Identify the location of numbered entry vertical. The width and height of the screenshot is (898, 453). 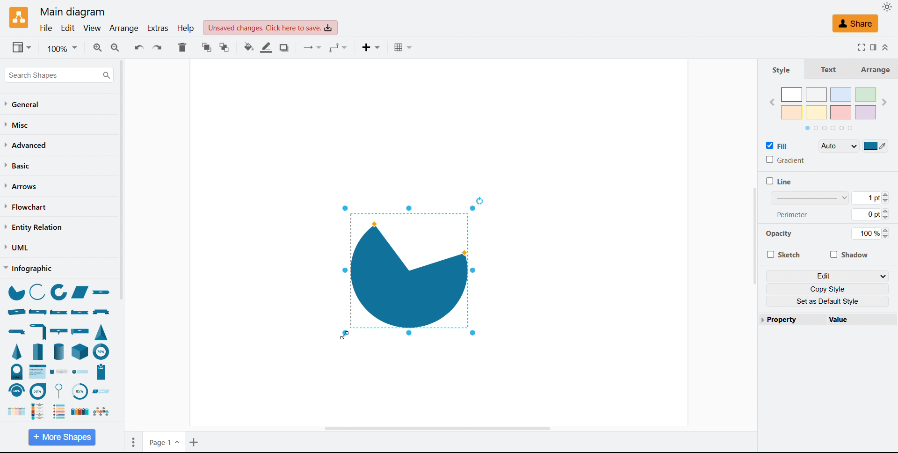
(101, 372).